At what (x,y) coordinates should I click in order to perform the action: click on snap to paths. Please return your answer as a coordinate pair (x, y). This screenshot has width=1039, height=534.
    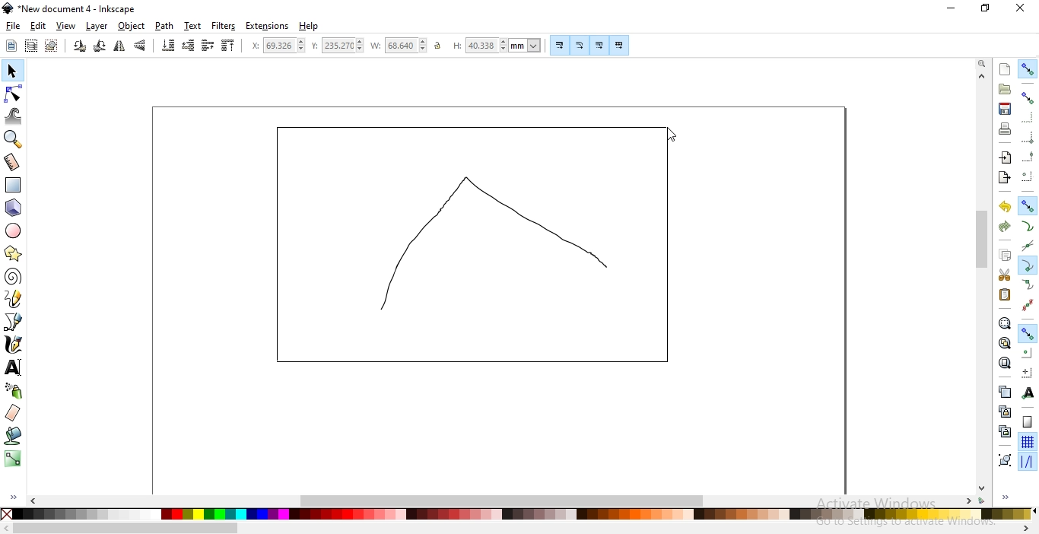
    Looking at the image, I should click on (1027, 226).